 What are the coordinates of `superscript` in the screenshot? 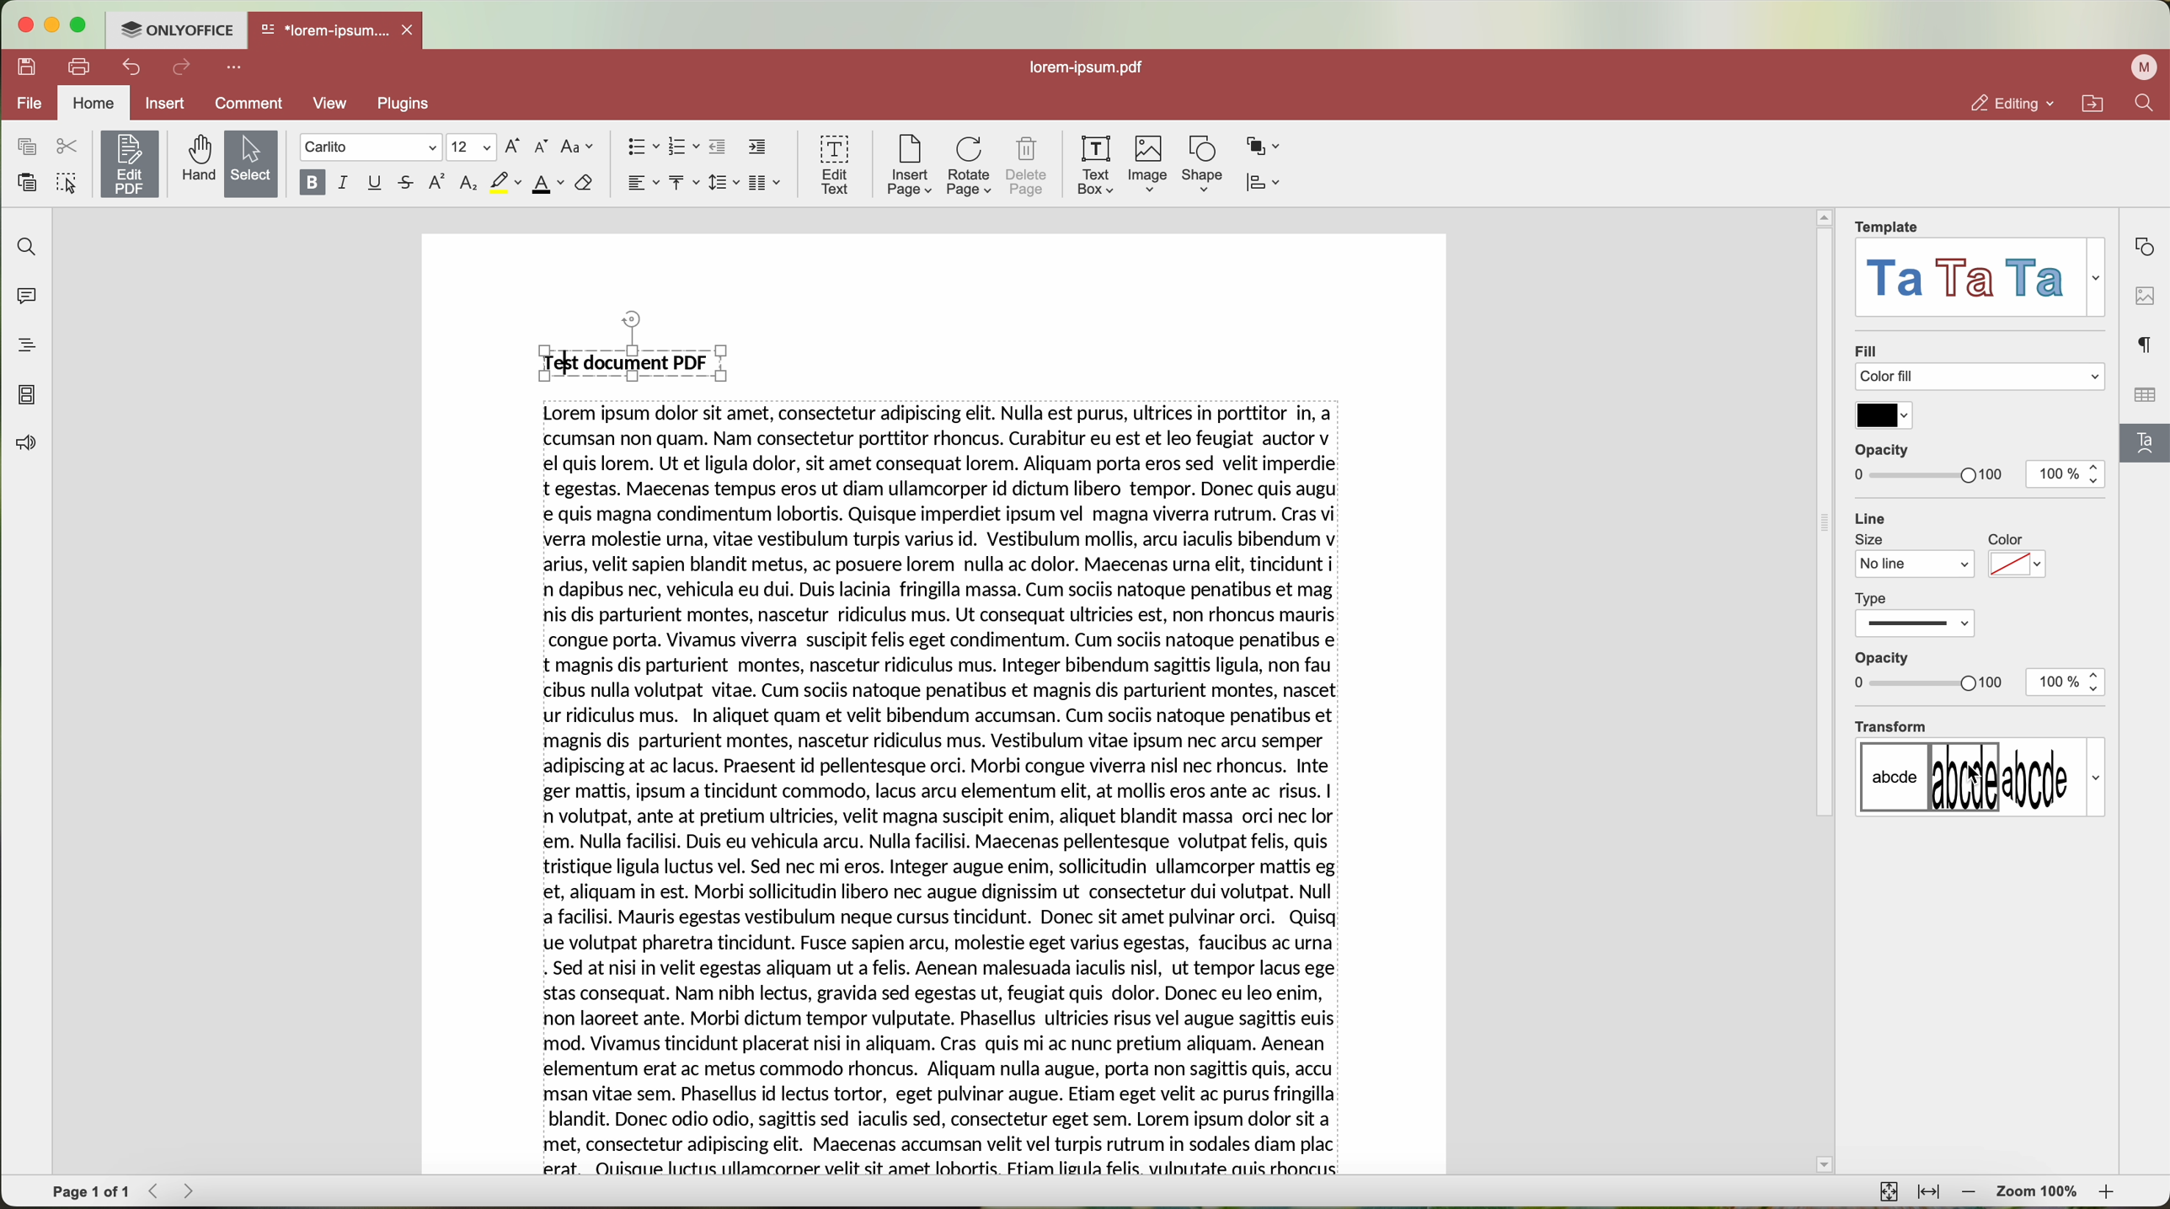 It's located at (439, 184).